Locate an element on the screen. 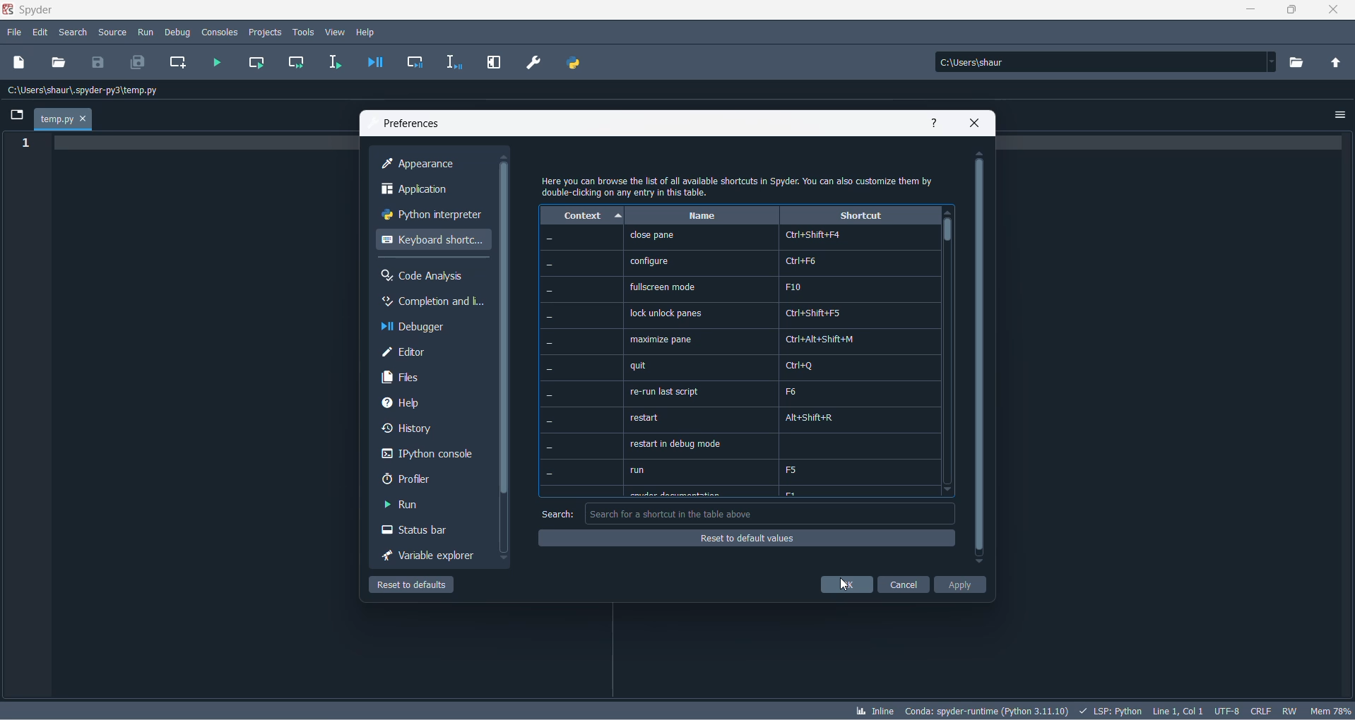 The image size is (1355, 720). script is located at coordinates (1111, 709).